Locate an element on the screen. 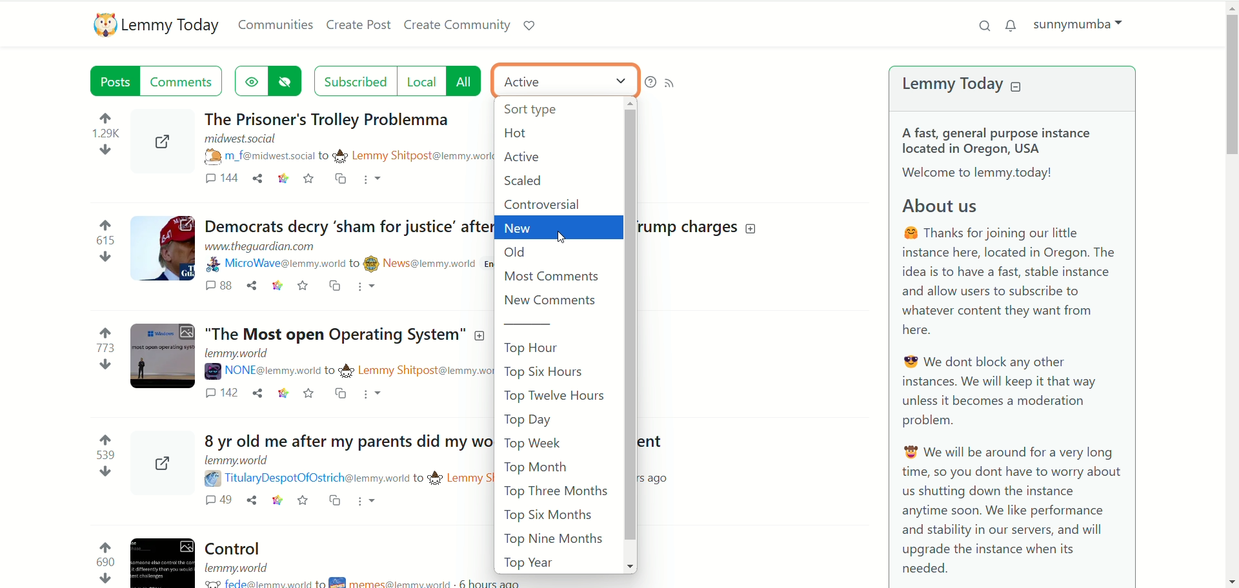  fede@lemmy.world to memes@lemmy.world is located at coordinates (330, 582).